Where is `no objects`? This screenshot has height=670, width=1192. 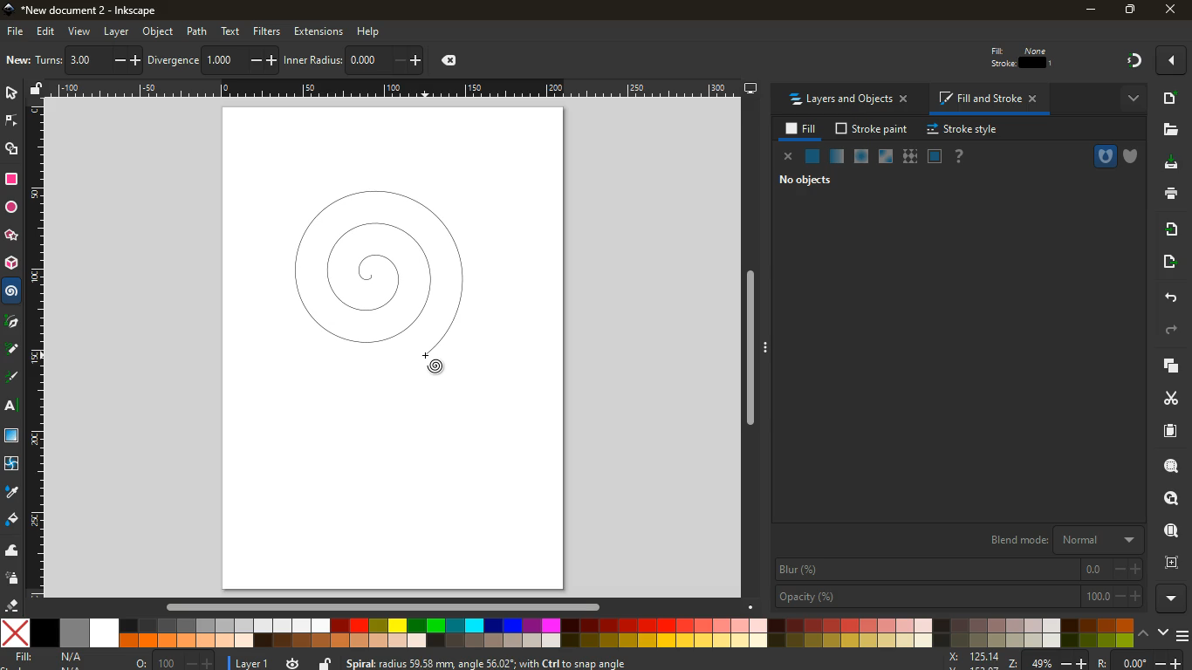 no objects is located at coordinates (798, 181).